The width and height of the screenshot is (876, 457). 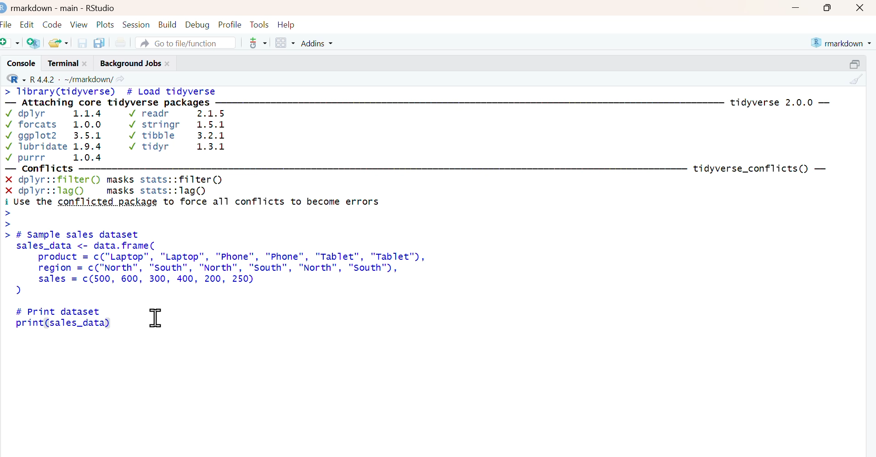 What do you see at coordinates (59, 42) in the screenshot?
I see `open recent files` at bounding box center [59, 42].